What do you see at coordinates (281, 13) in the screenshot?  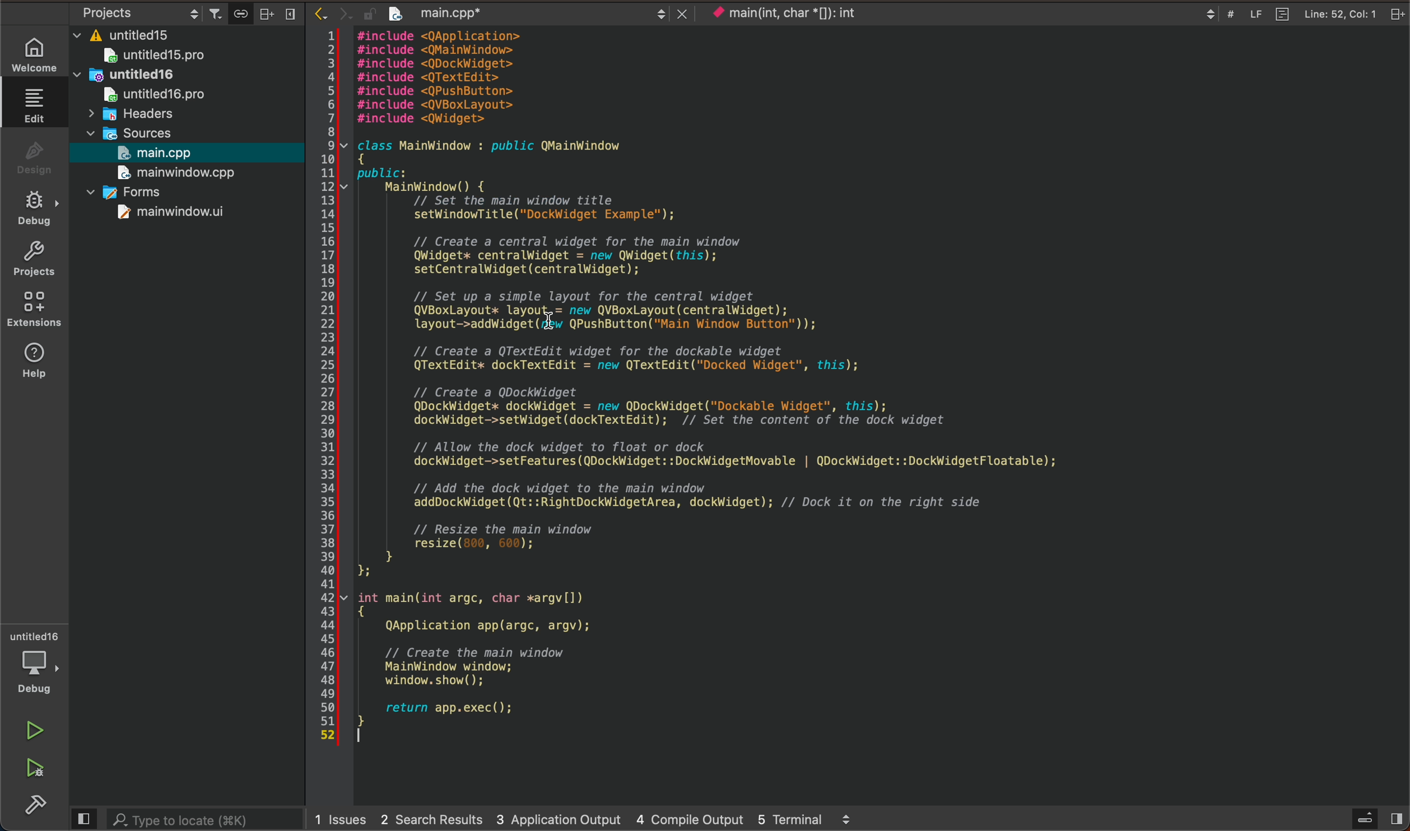 I see `close bar` at bounding box center [281, 13].